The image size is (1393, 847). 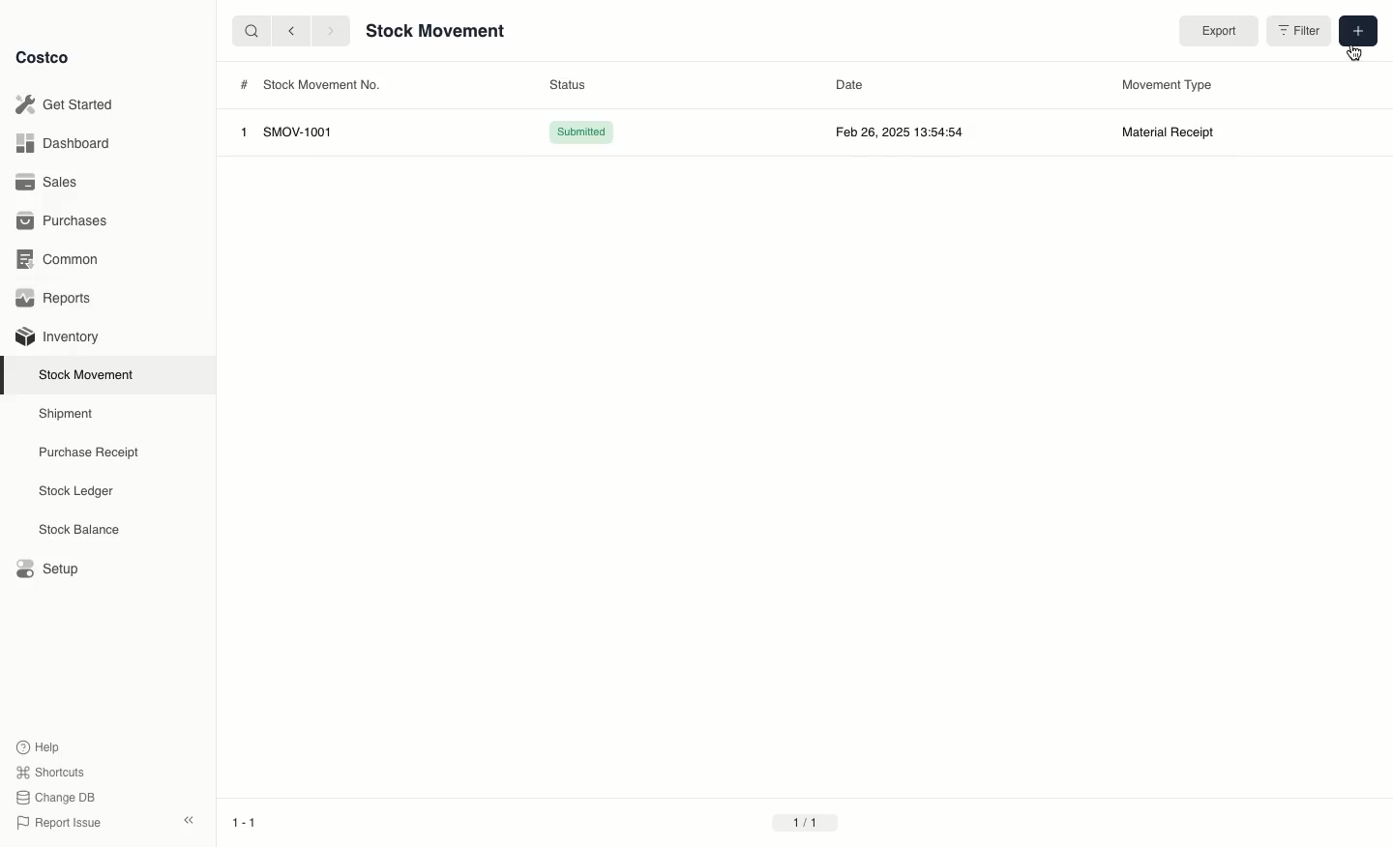 I want to click on SMOV-1001, so click(x=301, y=131).